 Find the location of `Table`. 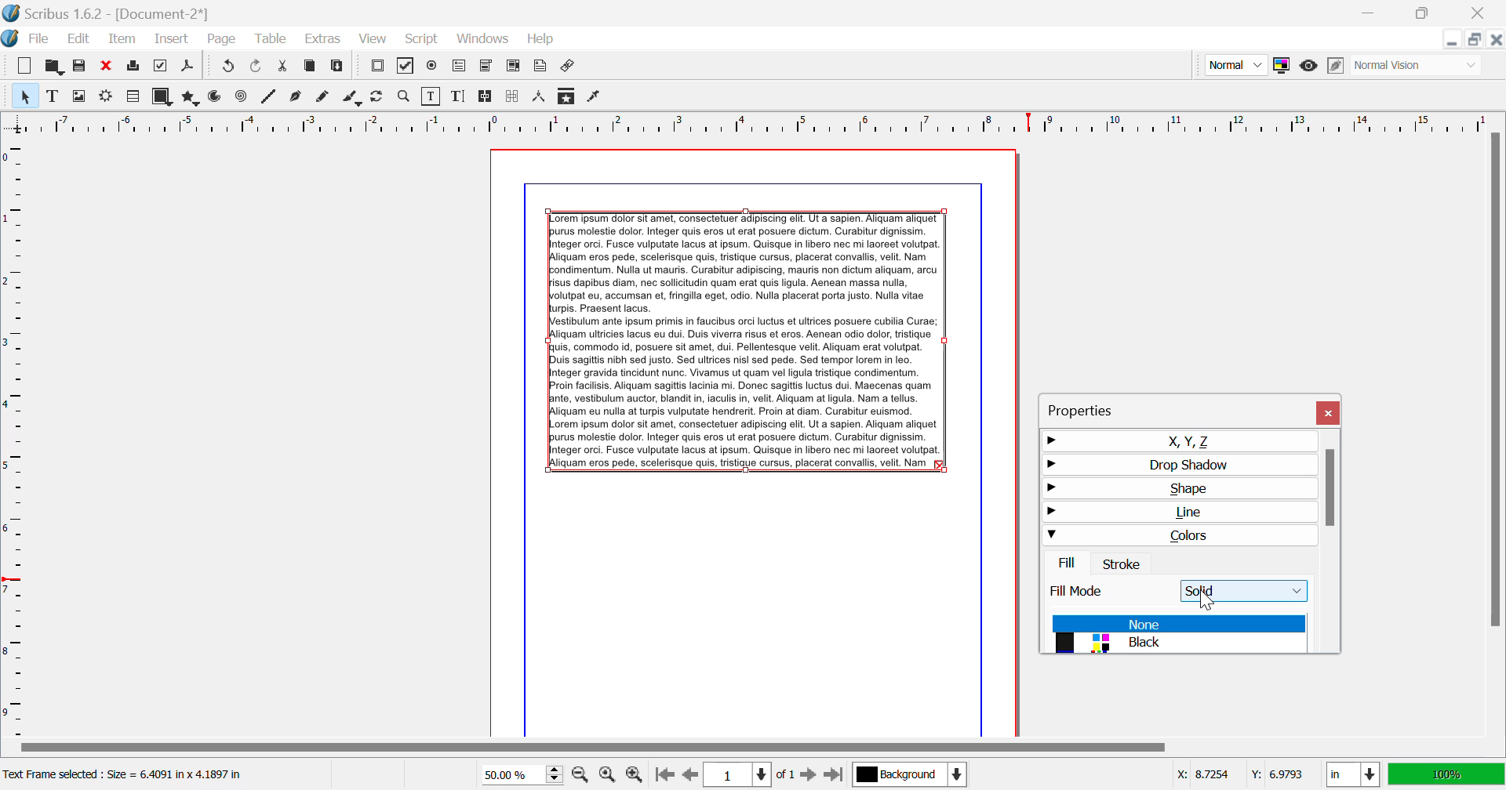

Table is located at coordinates (272, 40).